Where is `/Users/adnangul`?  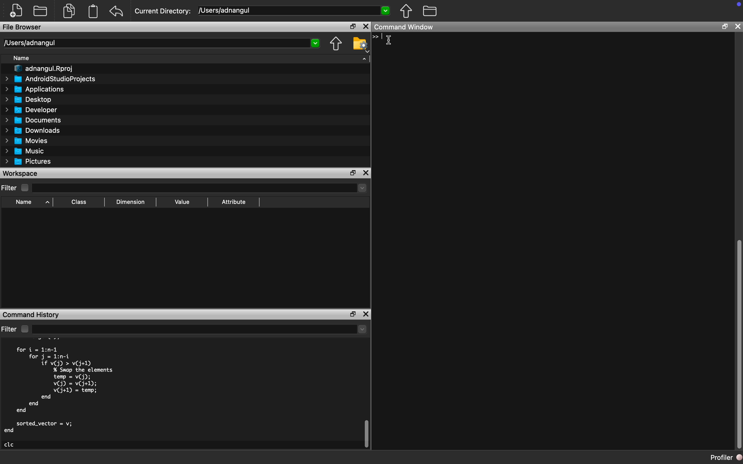
/Users/adnangul is located at coordinates (294, 10).